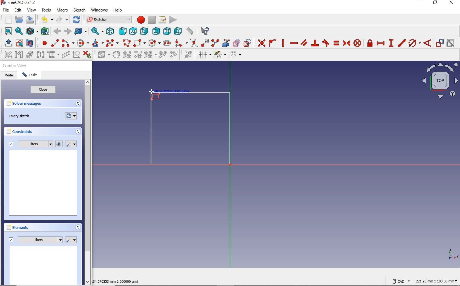 Image resolution: width=460 pixels, height=286 pixels. What do you see at coordinates (58, 32) in the screenshot?
I see `back` at bounding box center [58, 32].